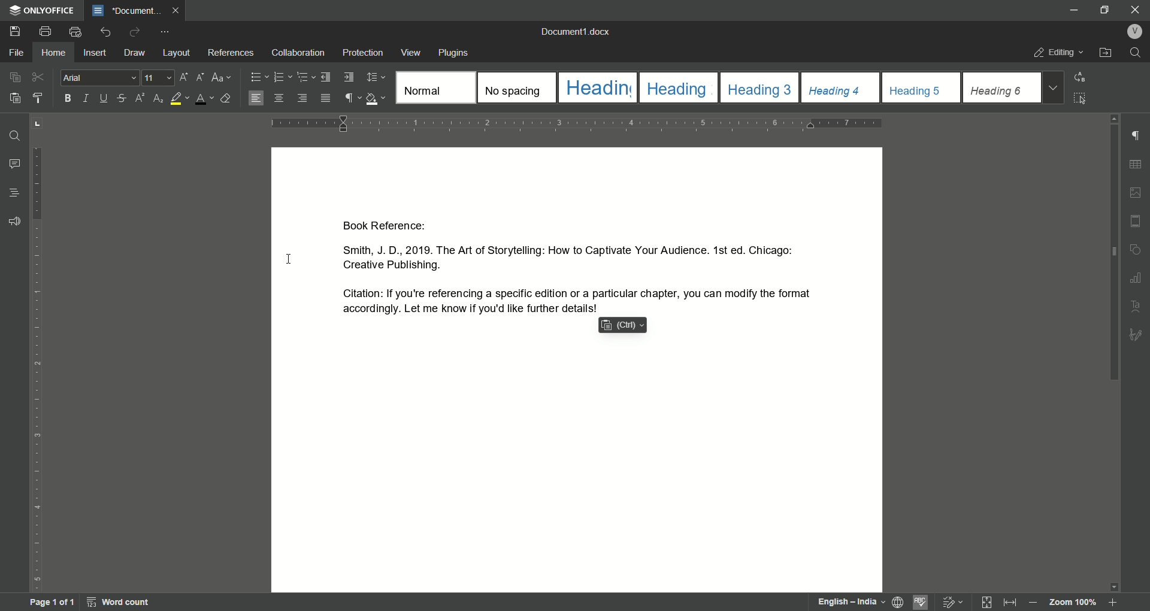  I want to click on paragraph settings, so click(1136, 136).